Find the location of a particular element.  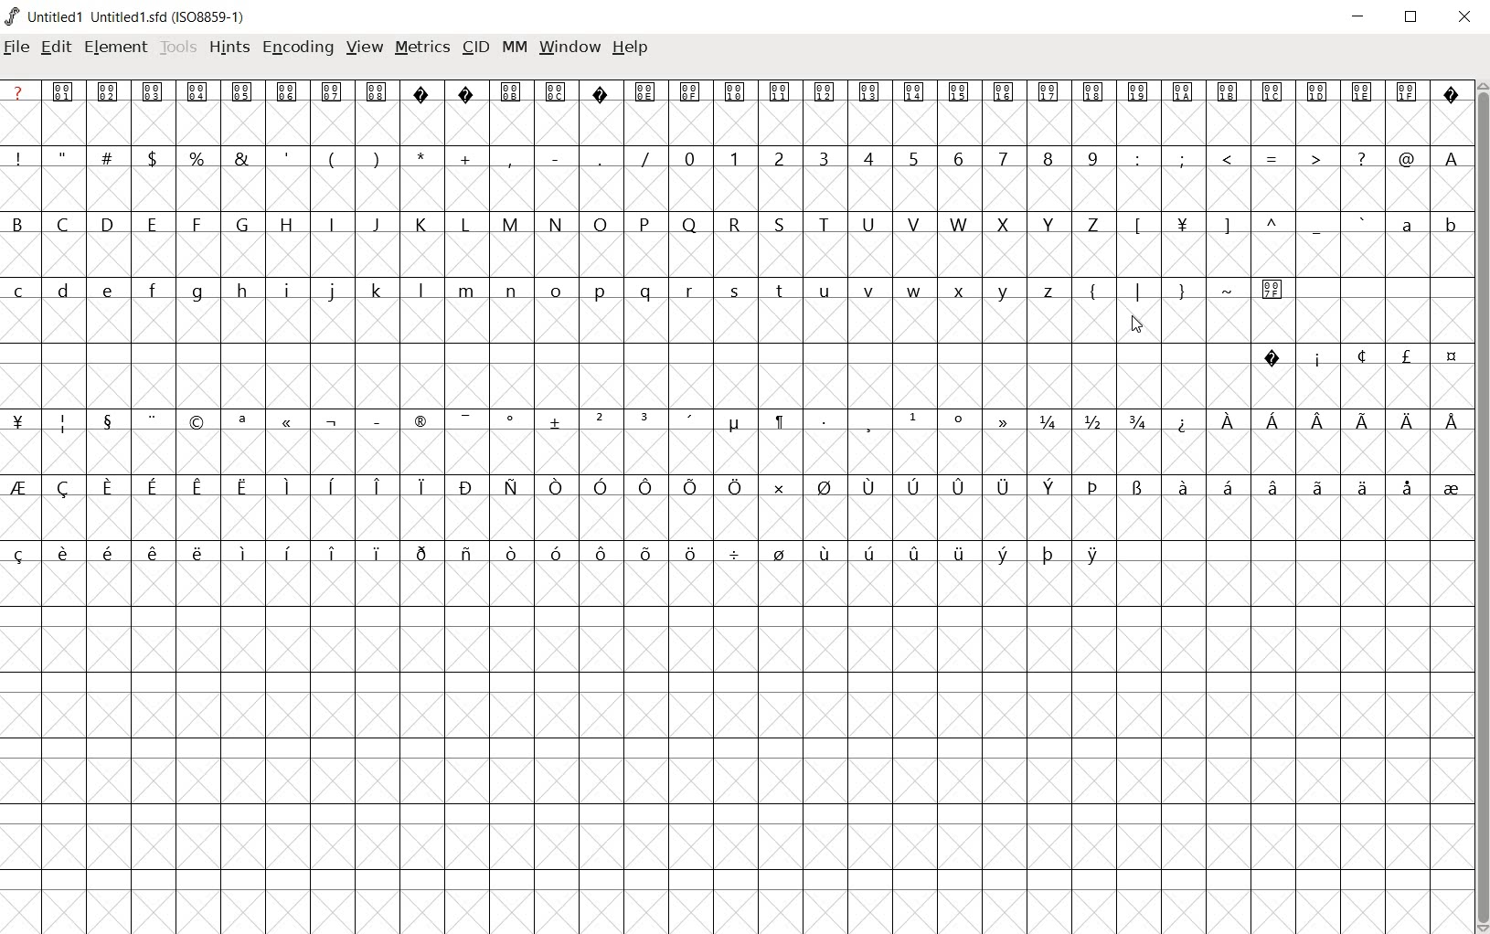

empty cells is located at coordinates (734, 324).